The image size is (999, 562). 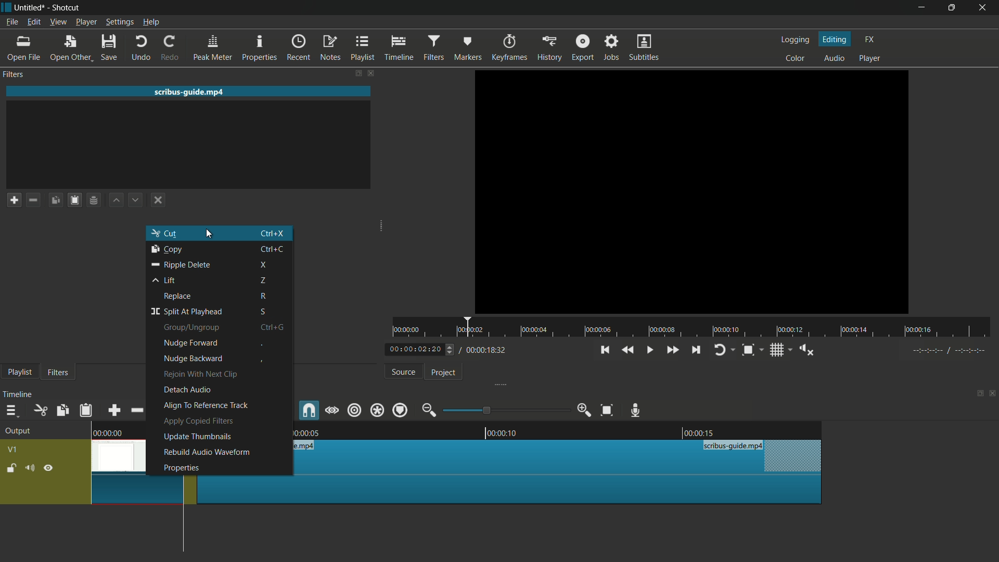 I want to click on subtitles, so click(x=644, y=47).